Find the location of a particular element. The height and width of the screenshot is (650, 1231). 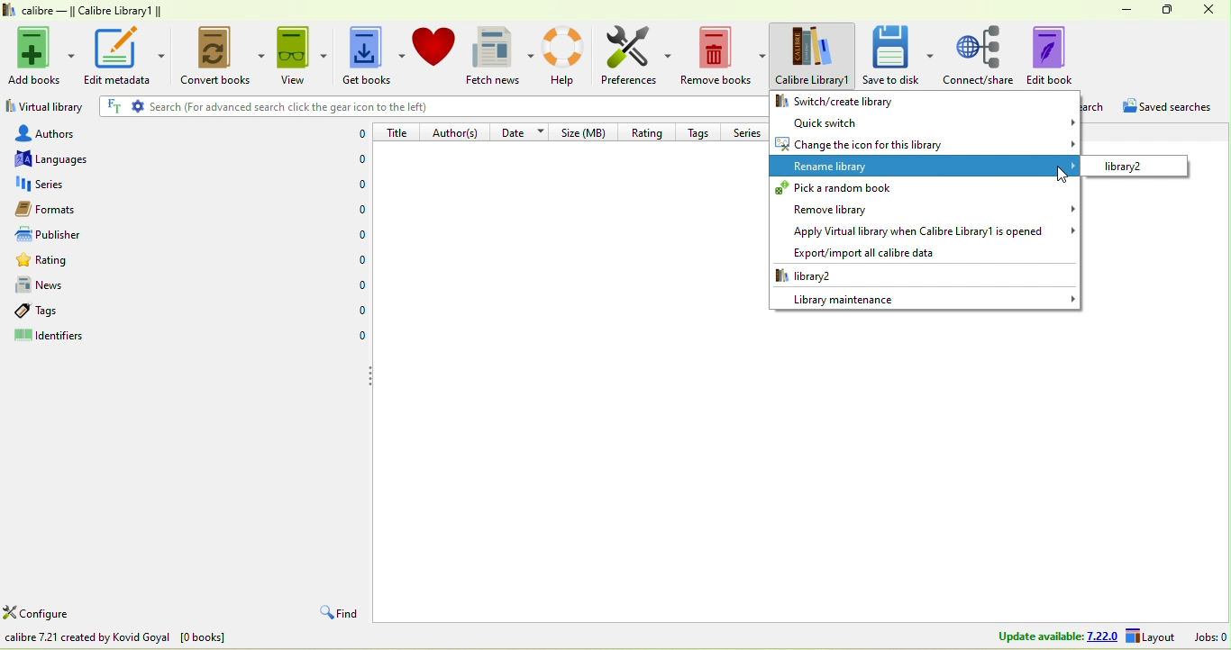

search (for advanced search click the gear icon to the left is located at coordinates (427, 106).